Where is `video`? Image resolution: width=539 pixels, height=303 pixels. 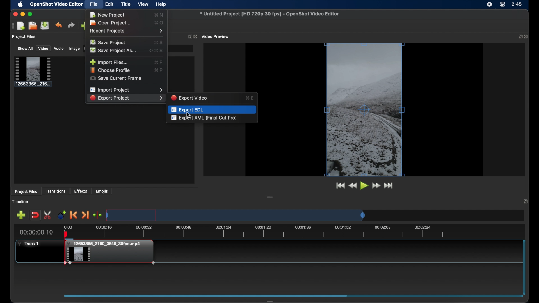 video is located at coordinates (43, 49).